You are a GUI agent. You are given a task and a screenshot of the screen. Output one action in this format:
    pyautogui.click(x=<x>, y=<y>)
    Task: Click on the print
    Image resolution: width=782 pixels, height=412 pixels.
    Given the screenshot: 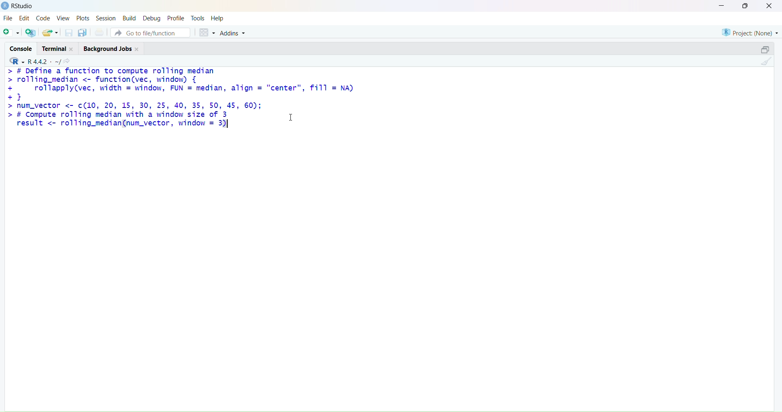 What is the action you would take?
    pyautogui.click(x=99, y=32)
    